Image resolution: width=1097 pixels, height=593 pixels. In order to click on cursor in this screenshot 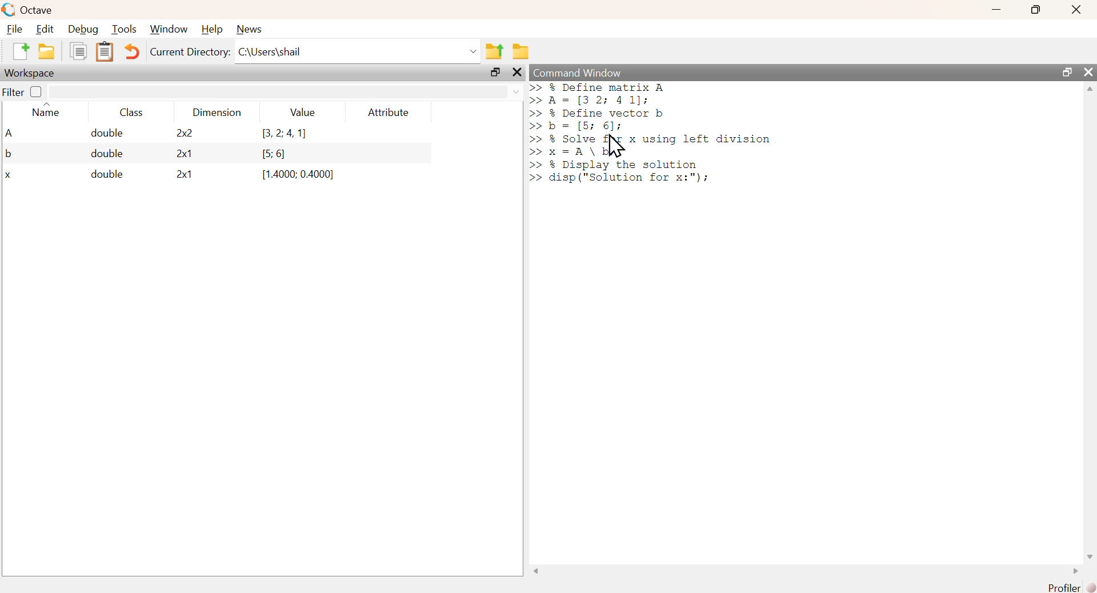, I will do `click(615, 147)`.